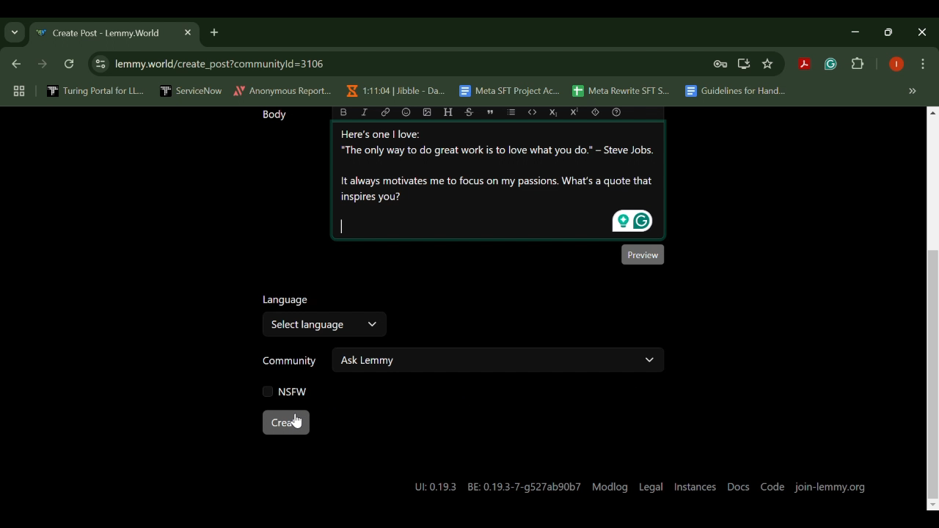 The height and width of the screenshot is (528, 939). I want to click on formatting help, so click(615, 112).